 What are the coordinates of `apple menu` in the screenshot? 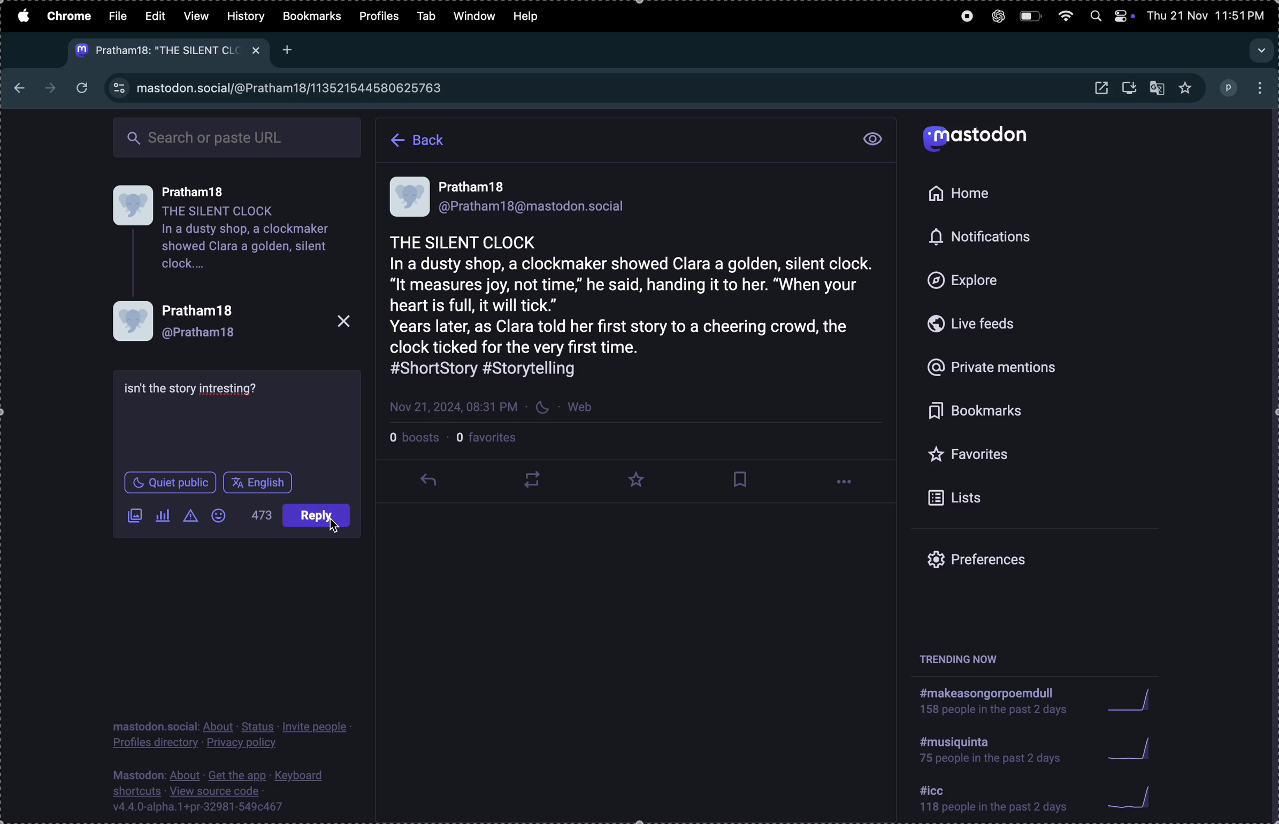 It's located at (22, 16).